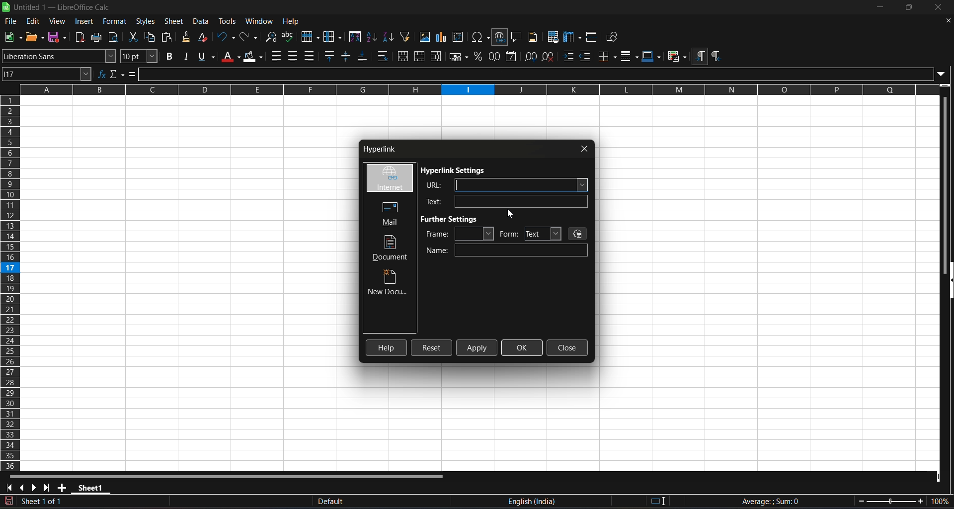  What do you see at coordinates (948, 21) in the screenshot?
I see `close document` at bounding box center [948, 21].